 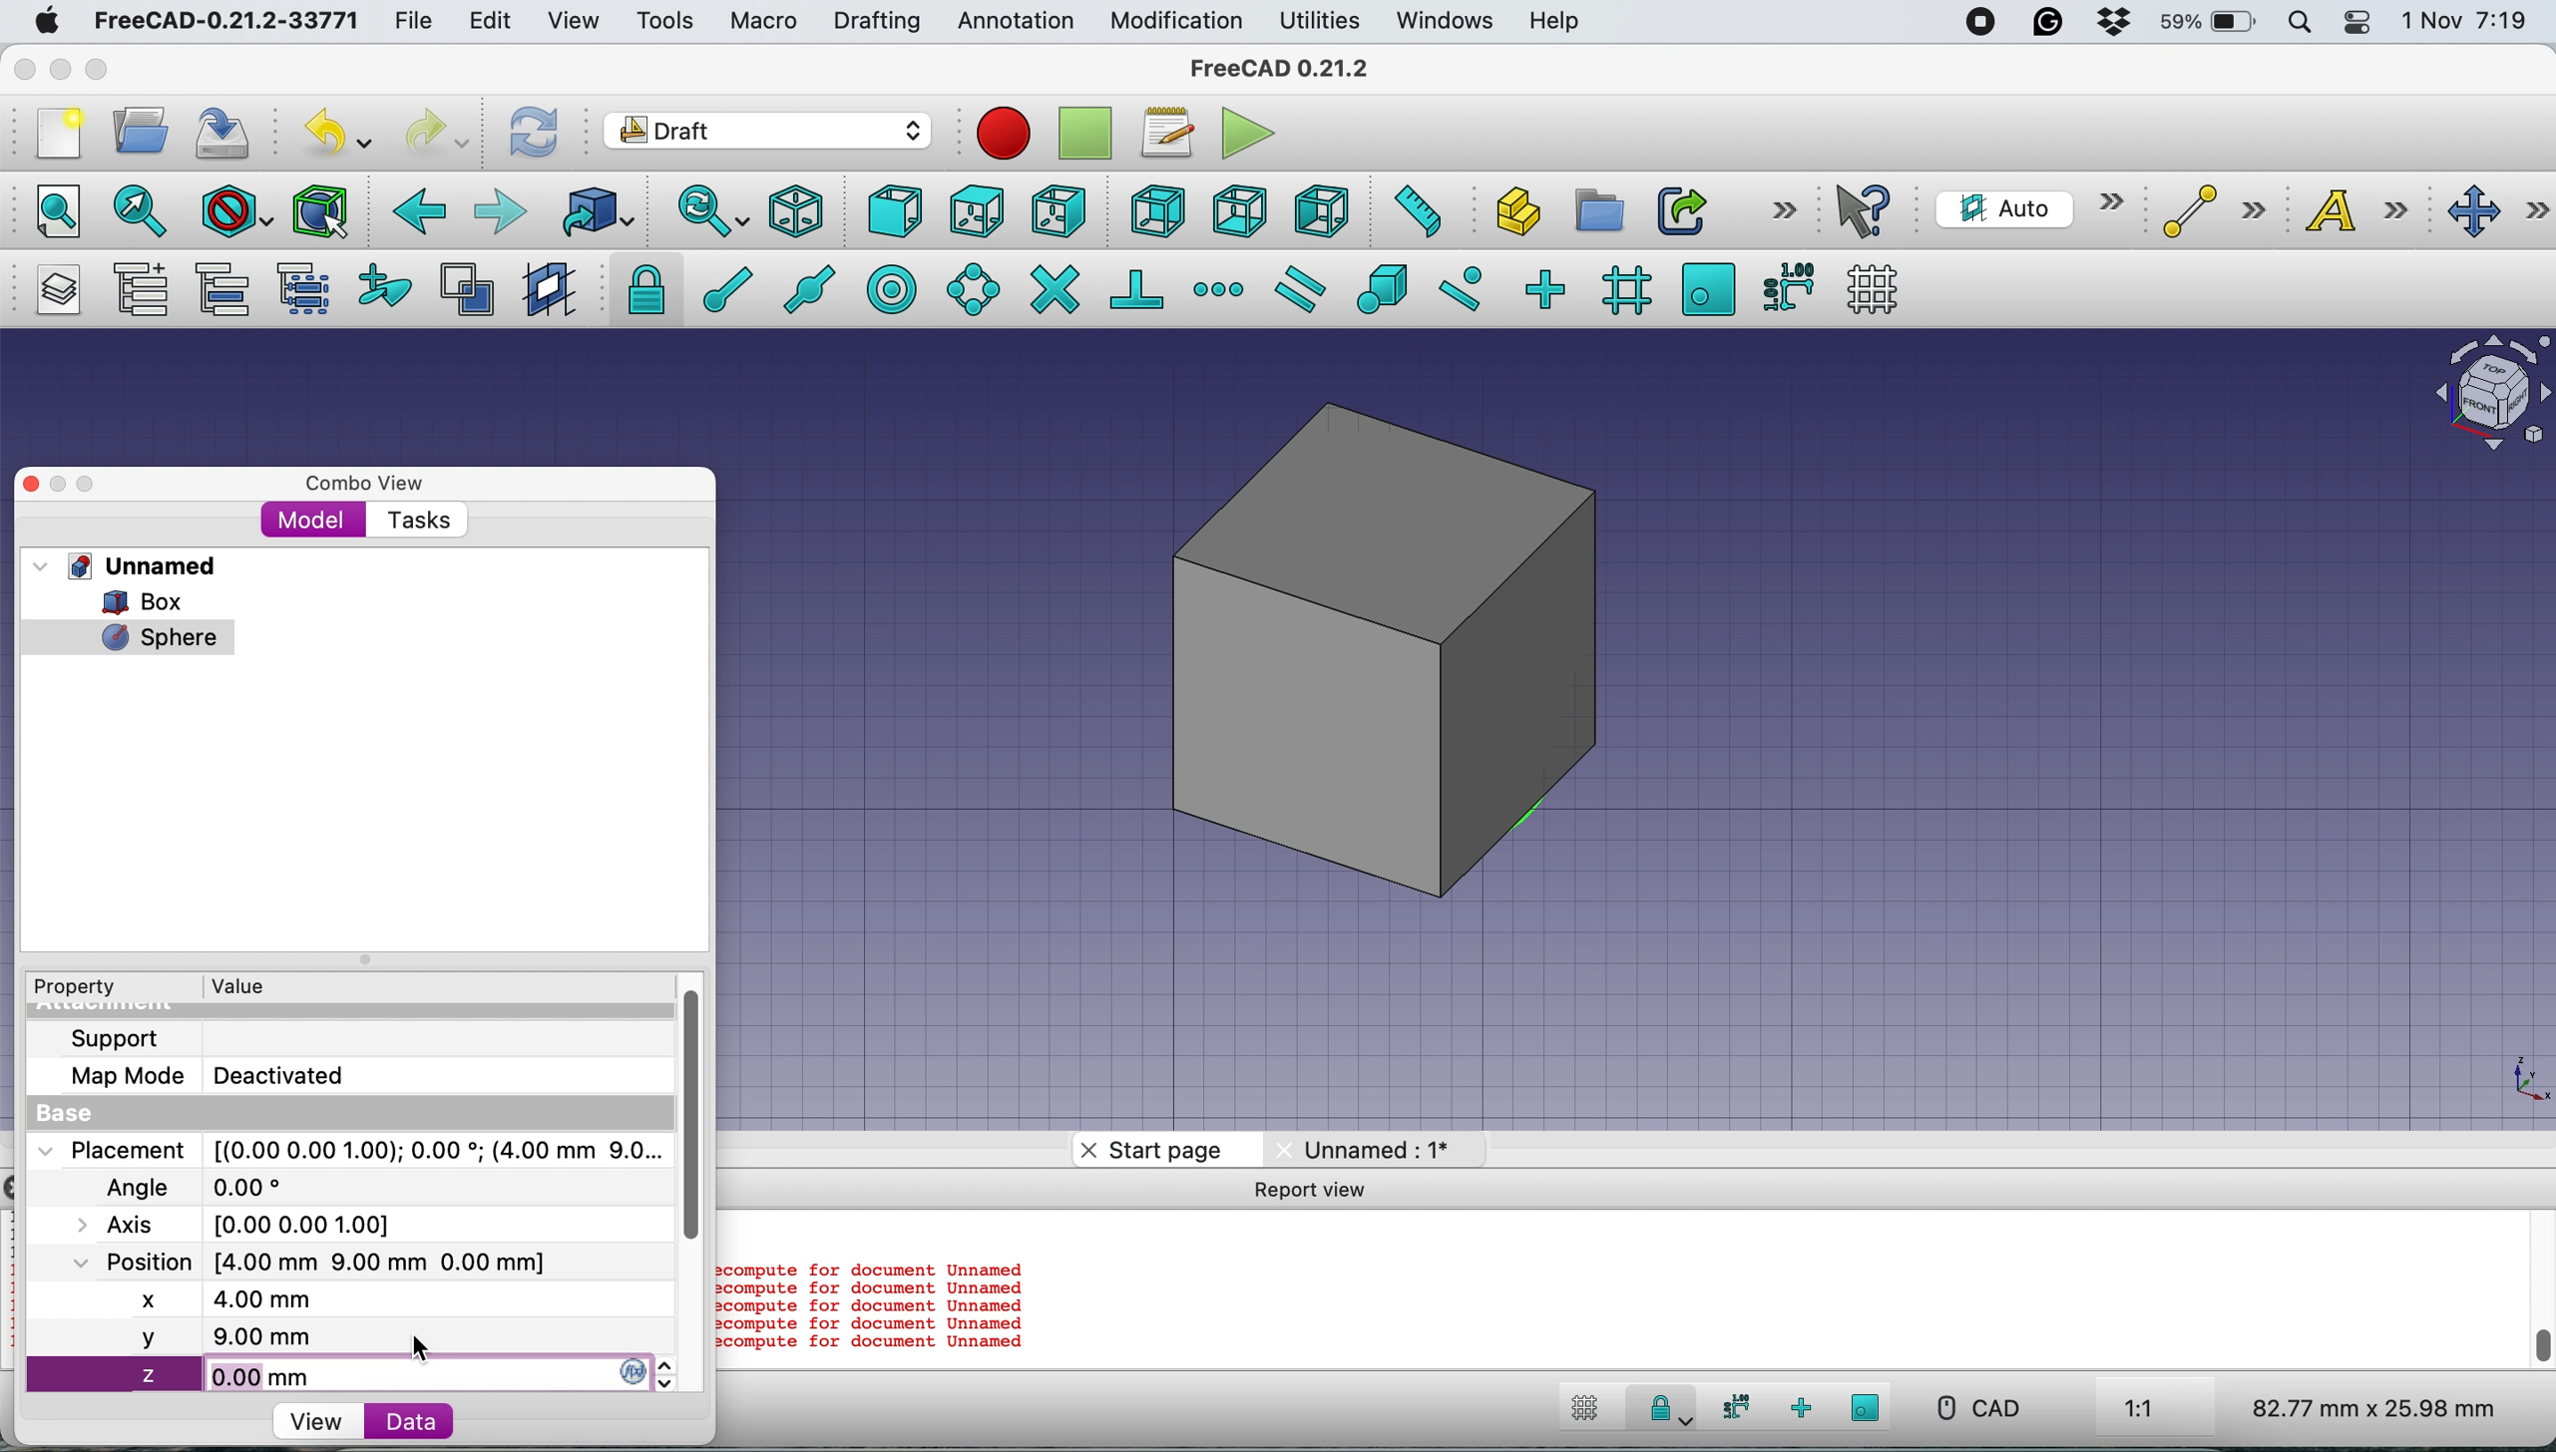 What do you see at coordinates (802, 288) in the screenshot?
I see `snap midpoint` at bounding box center [802, 288].